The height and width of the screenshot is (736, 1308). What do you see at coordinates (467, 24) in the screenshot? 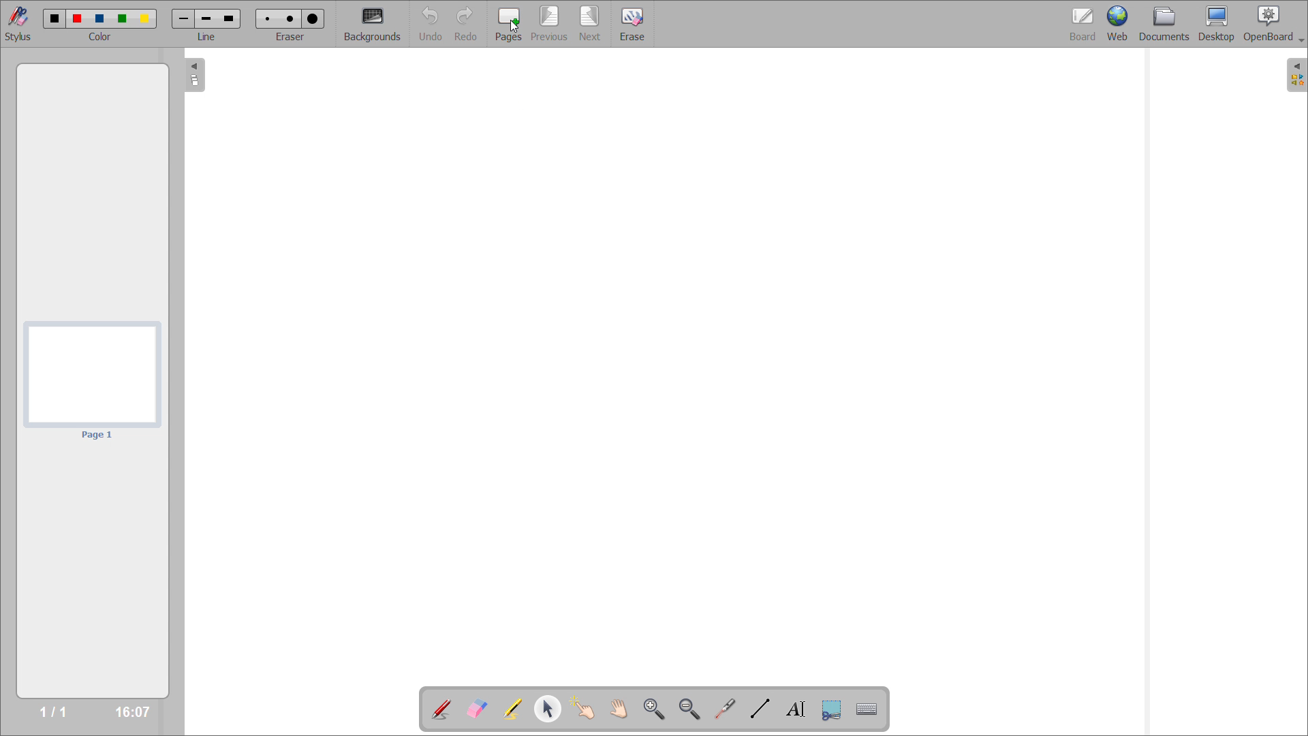
I see `redo` at bounding box center [467, 24].